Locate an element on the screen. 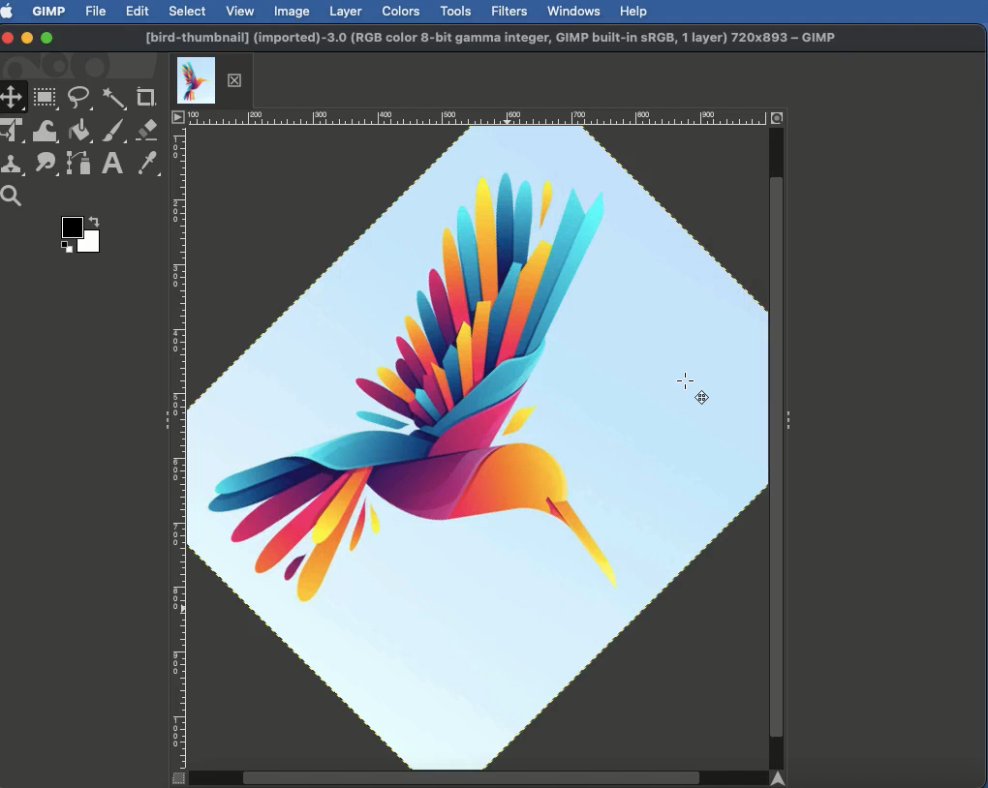 The height and width of the screenshot is (788, 988). Fuzzy selector is located at coordinates (114, 100).